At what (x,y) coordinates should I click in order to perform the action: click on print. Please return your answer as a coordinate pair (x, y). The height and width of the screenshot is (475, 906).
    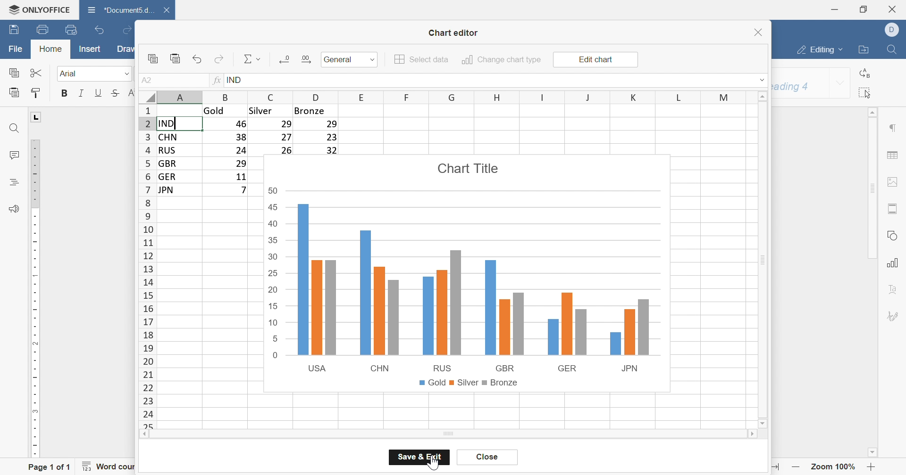
    Looking at the image, I should click on (44, 30).